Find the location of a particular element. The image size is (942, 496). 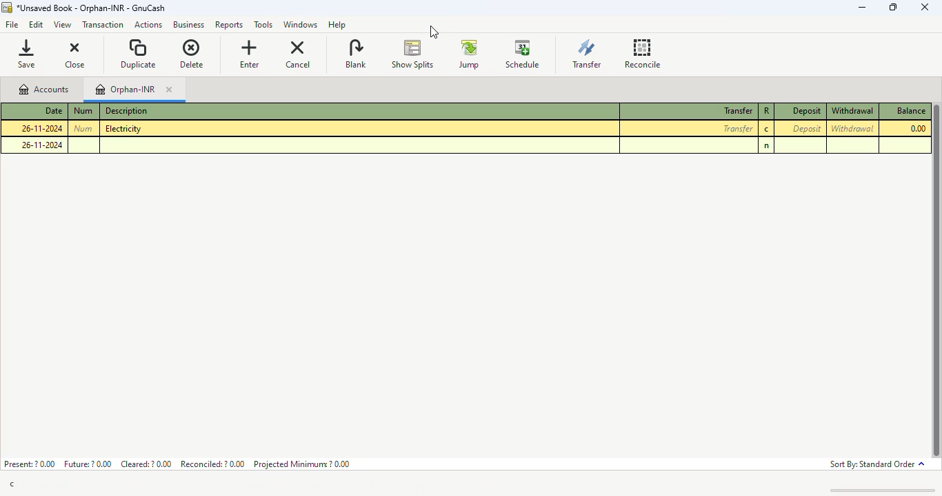

cleared: ? 0.00 is located at coordinates (147, 463).